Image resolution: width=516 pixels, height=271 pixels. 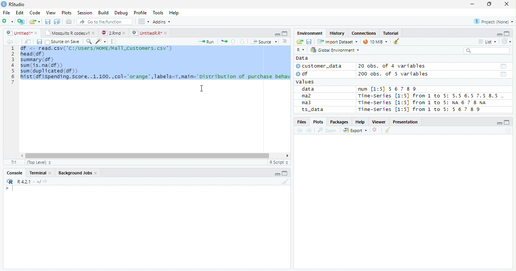 I want to click on File, so click(x=6, y=12).